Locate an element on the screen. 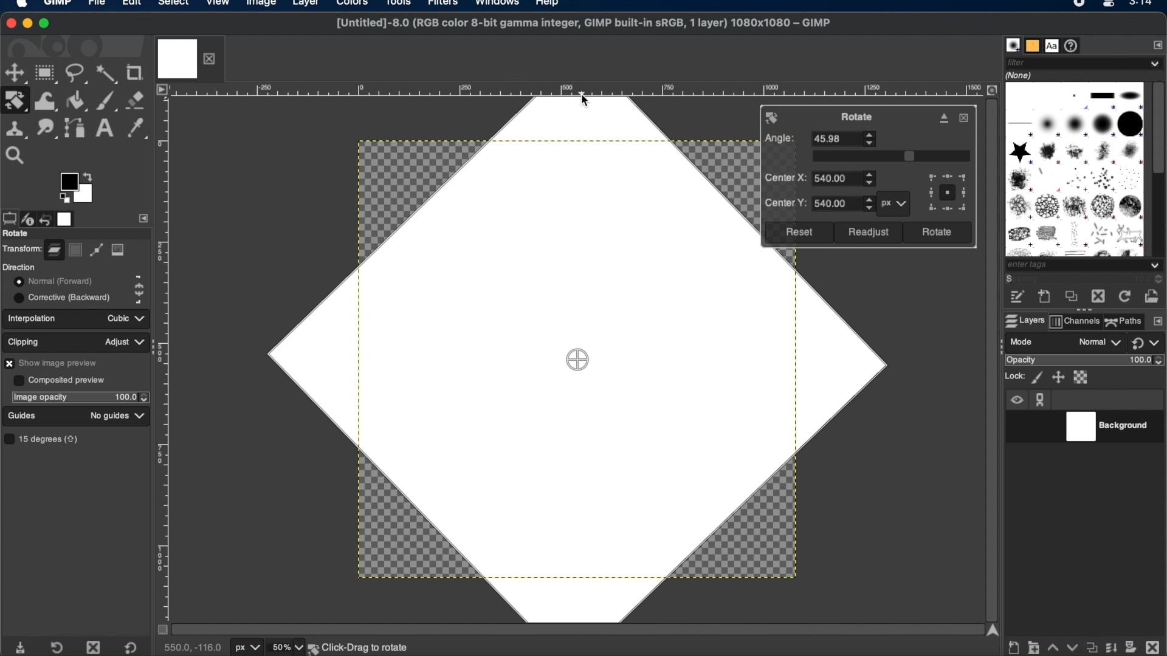 The image size is (1167, 656). preview is located at coordinates (947, 193).